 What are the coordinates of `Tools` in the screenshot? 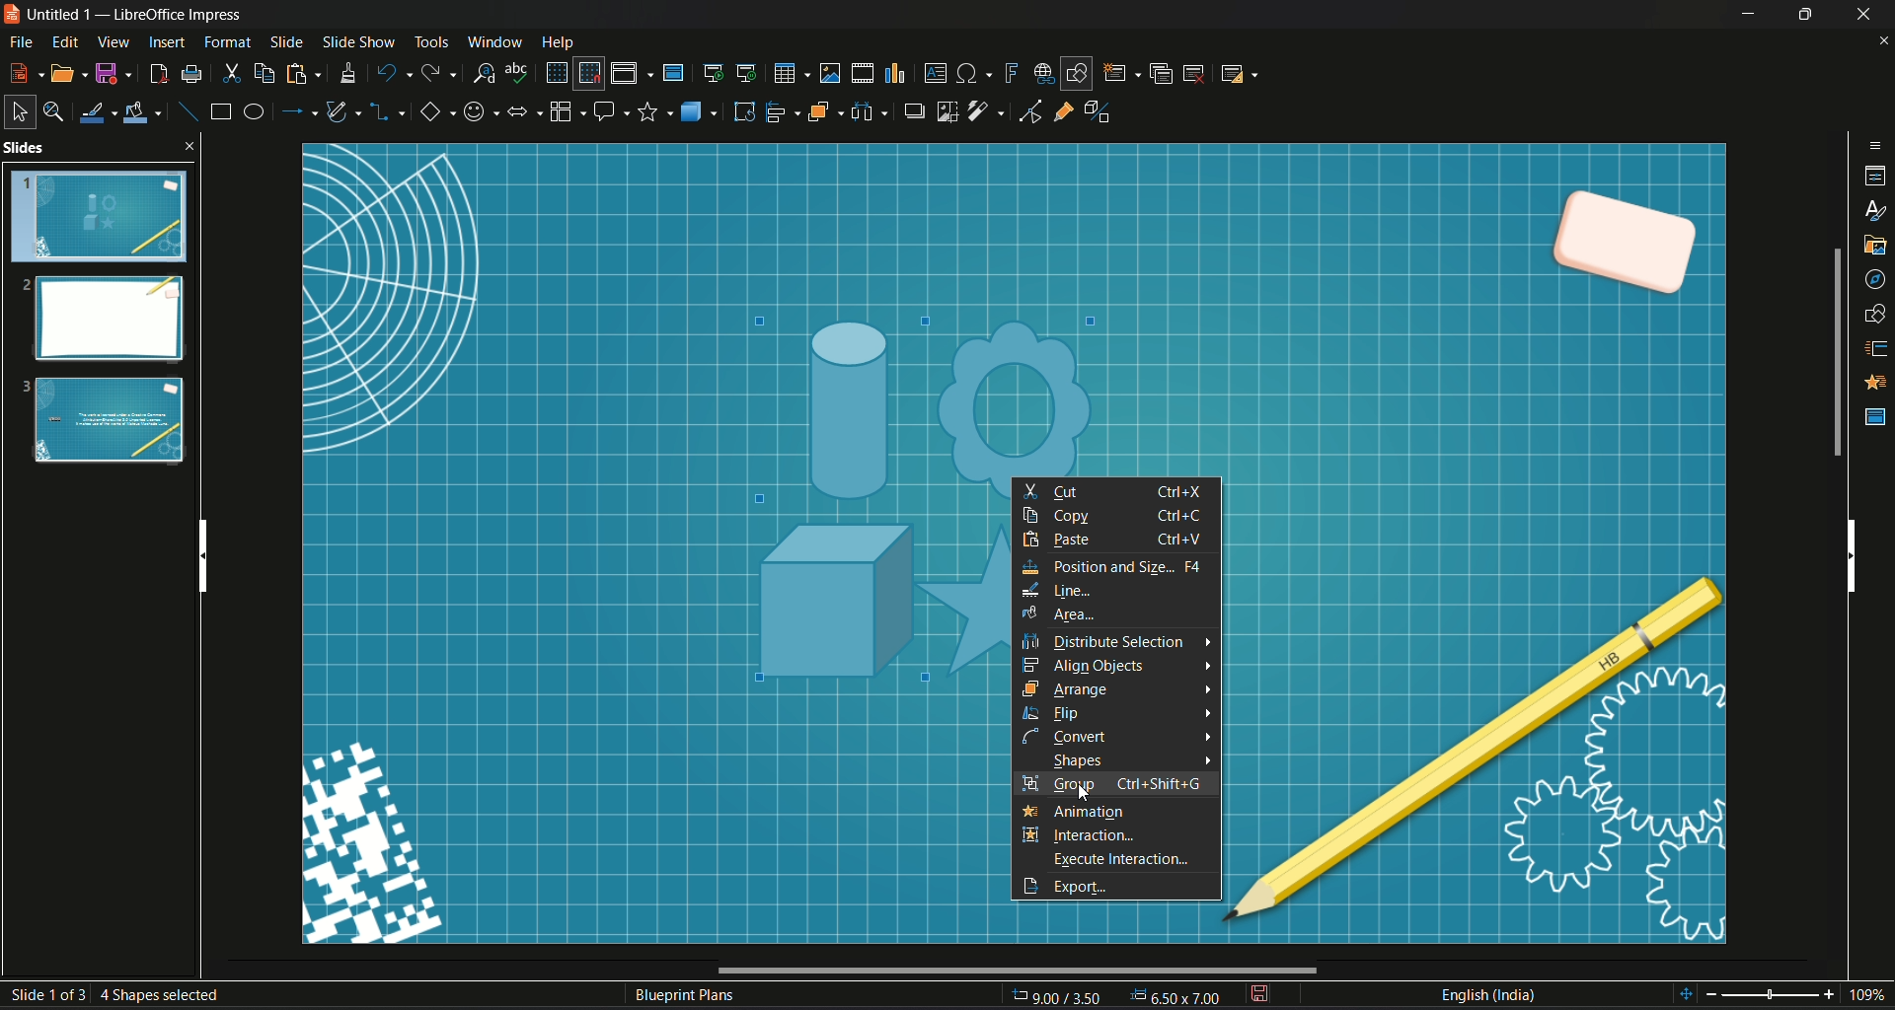 It's located at (430, 39).